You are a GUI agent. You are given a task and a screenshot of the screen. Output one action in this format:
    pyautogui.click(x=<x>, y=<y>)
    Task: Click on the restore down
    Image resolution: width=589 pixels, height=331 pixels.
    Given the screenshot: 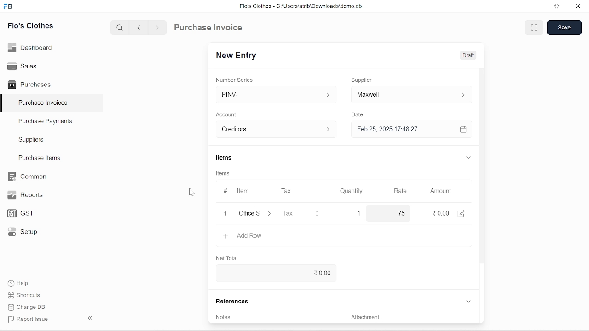 What is the action you would take?
    pyautogui.click(x=559, y=7)
    